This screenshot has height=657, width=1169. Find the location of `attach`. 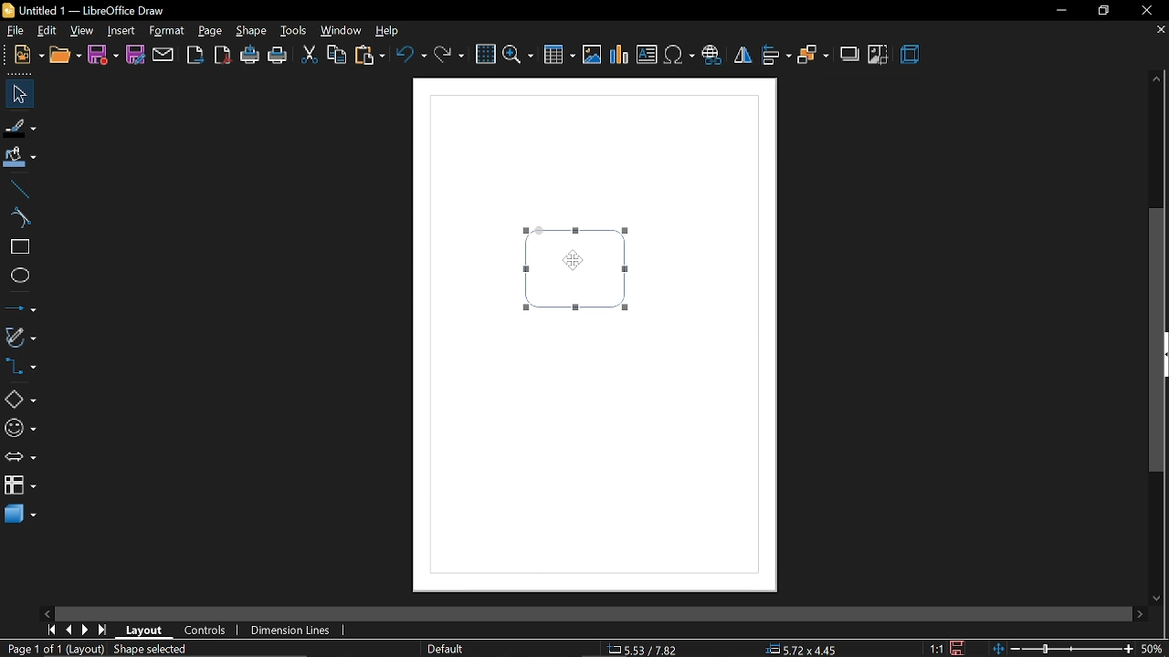

attach is located at coordinates (163, 56).